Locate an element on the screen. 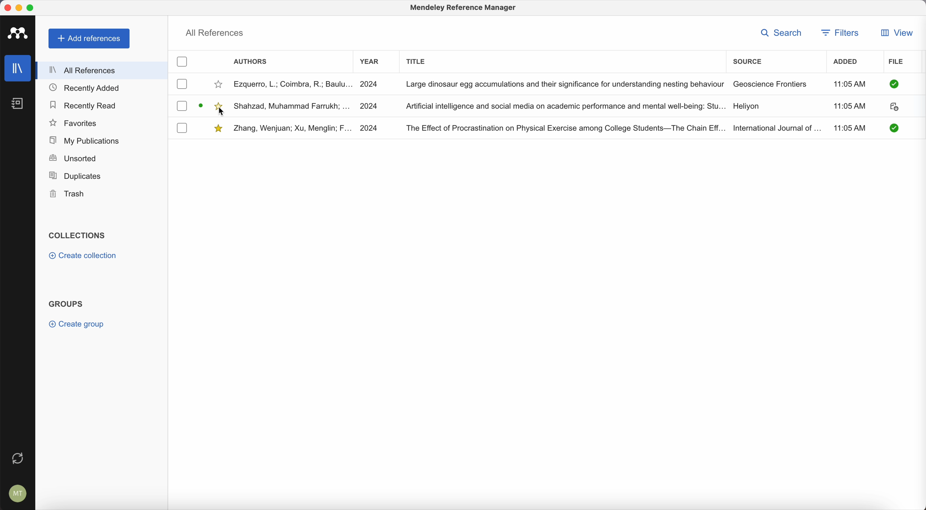 This screenshot has height=510, width=926. add references is located at coordinates (89, 39).